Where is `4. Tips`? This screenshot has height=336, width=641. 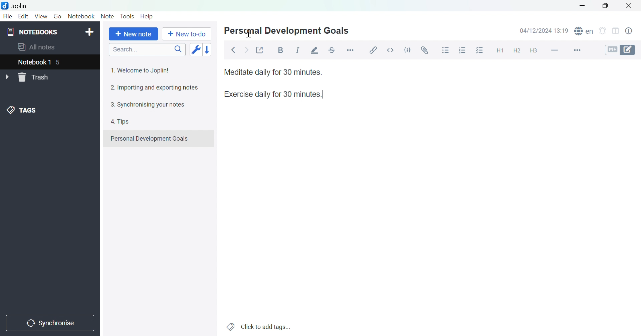
4. Tips is located at coordinates (122, 122).